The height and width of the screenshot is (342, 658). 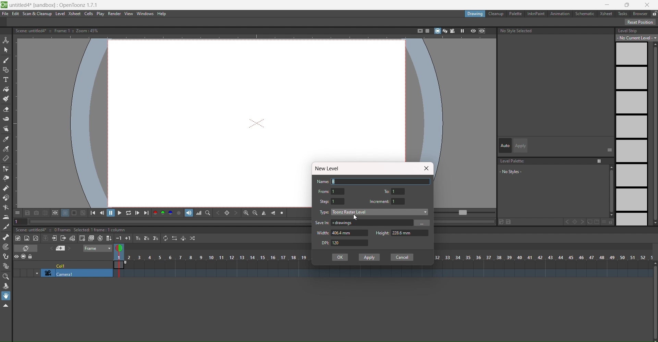 I want to click on Scroll bar, so click(x=654, y=302).